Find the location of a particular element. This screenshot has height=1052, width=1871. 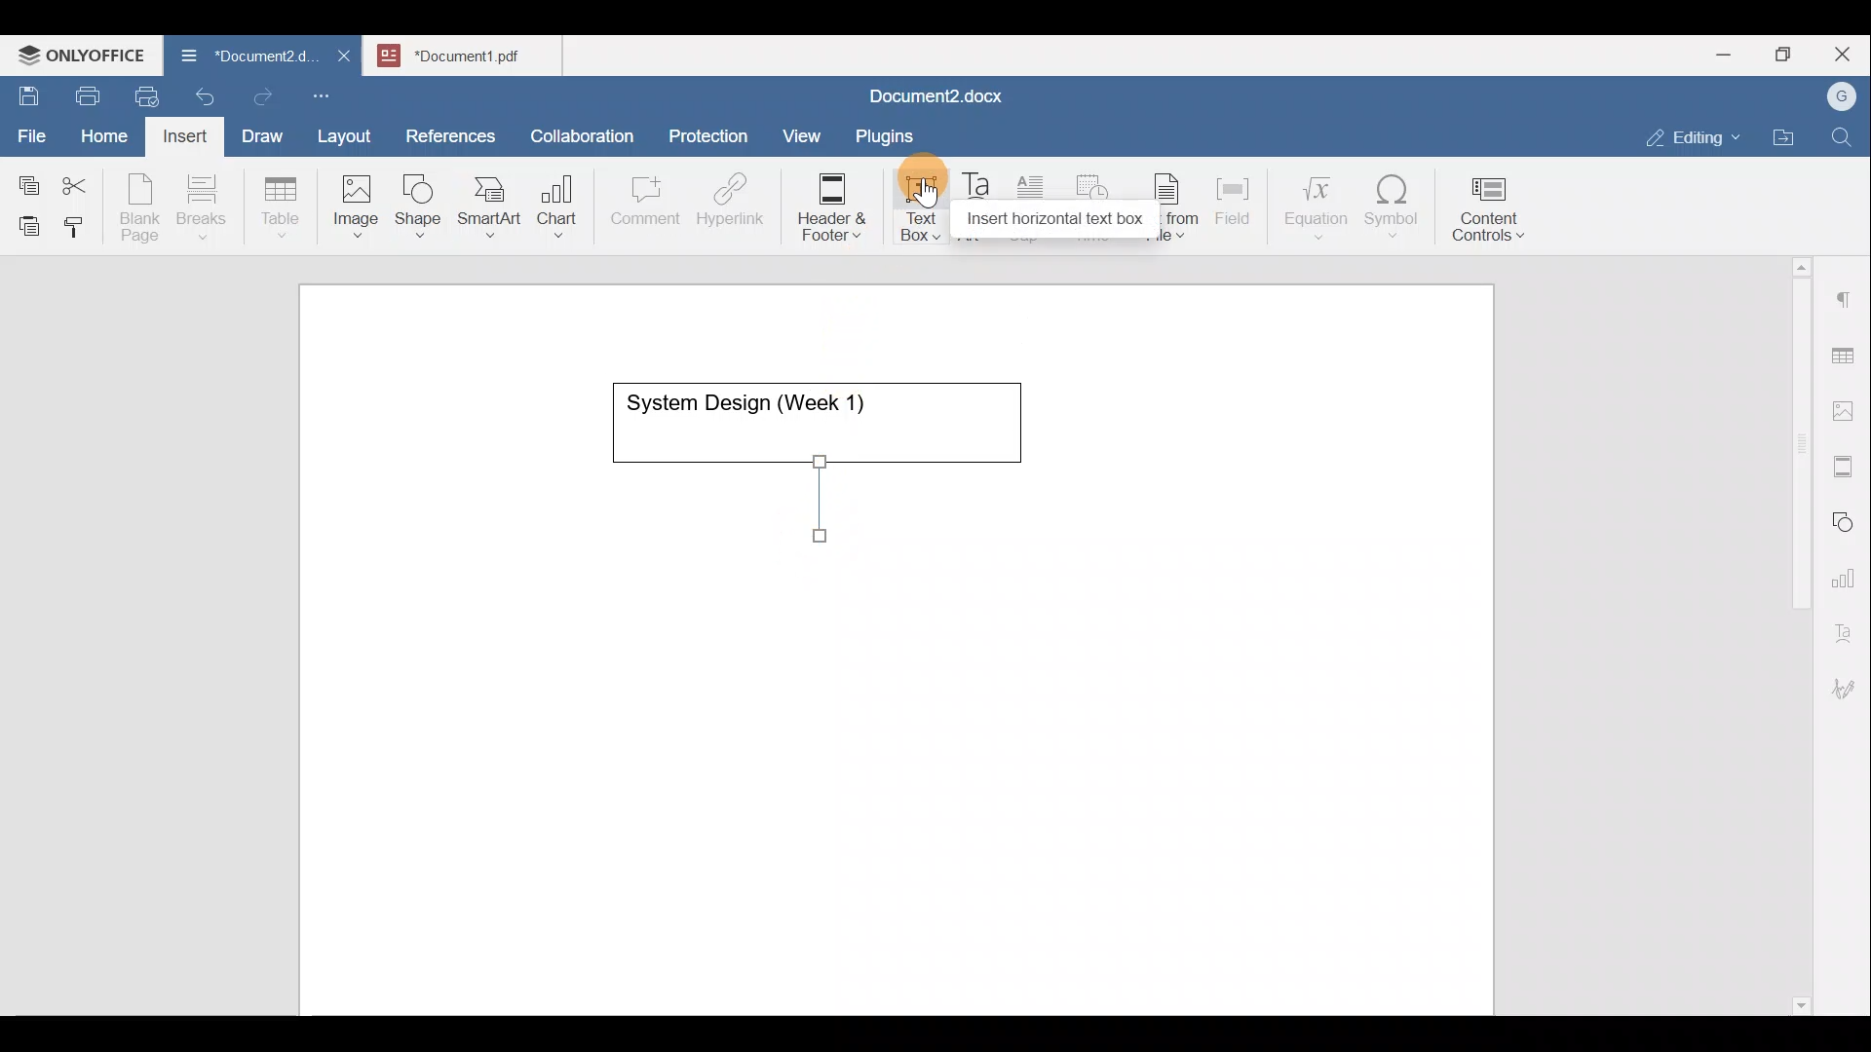

Table is located at coordinates (282, 203).